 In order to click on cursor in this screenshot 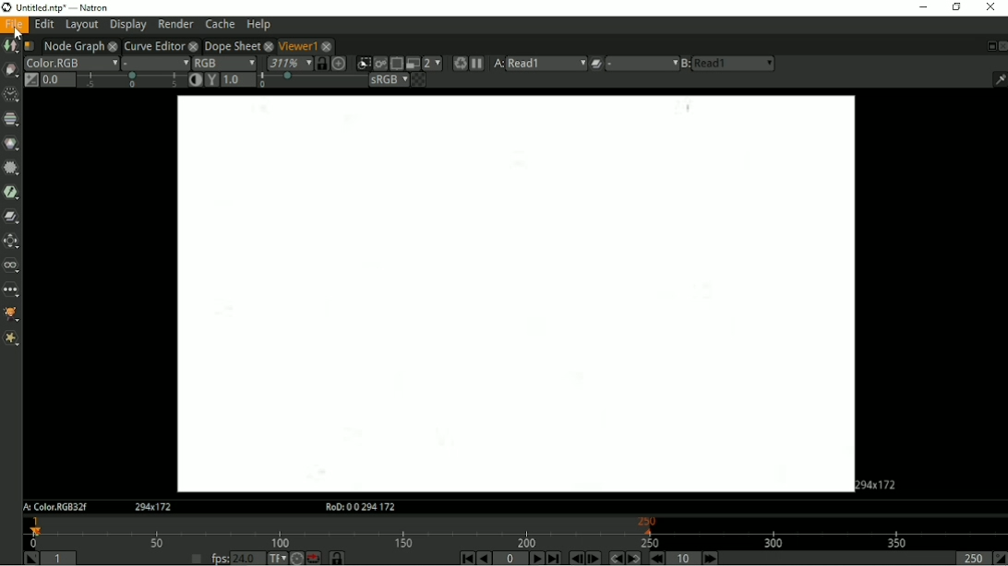, I will do `click(20, 34)`.